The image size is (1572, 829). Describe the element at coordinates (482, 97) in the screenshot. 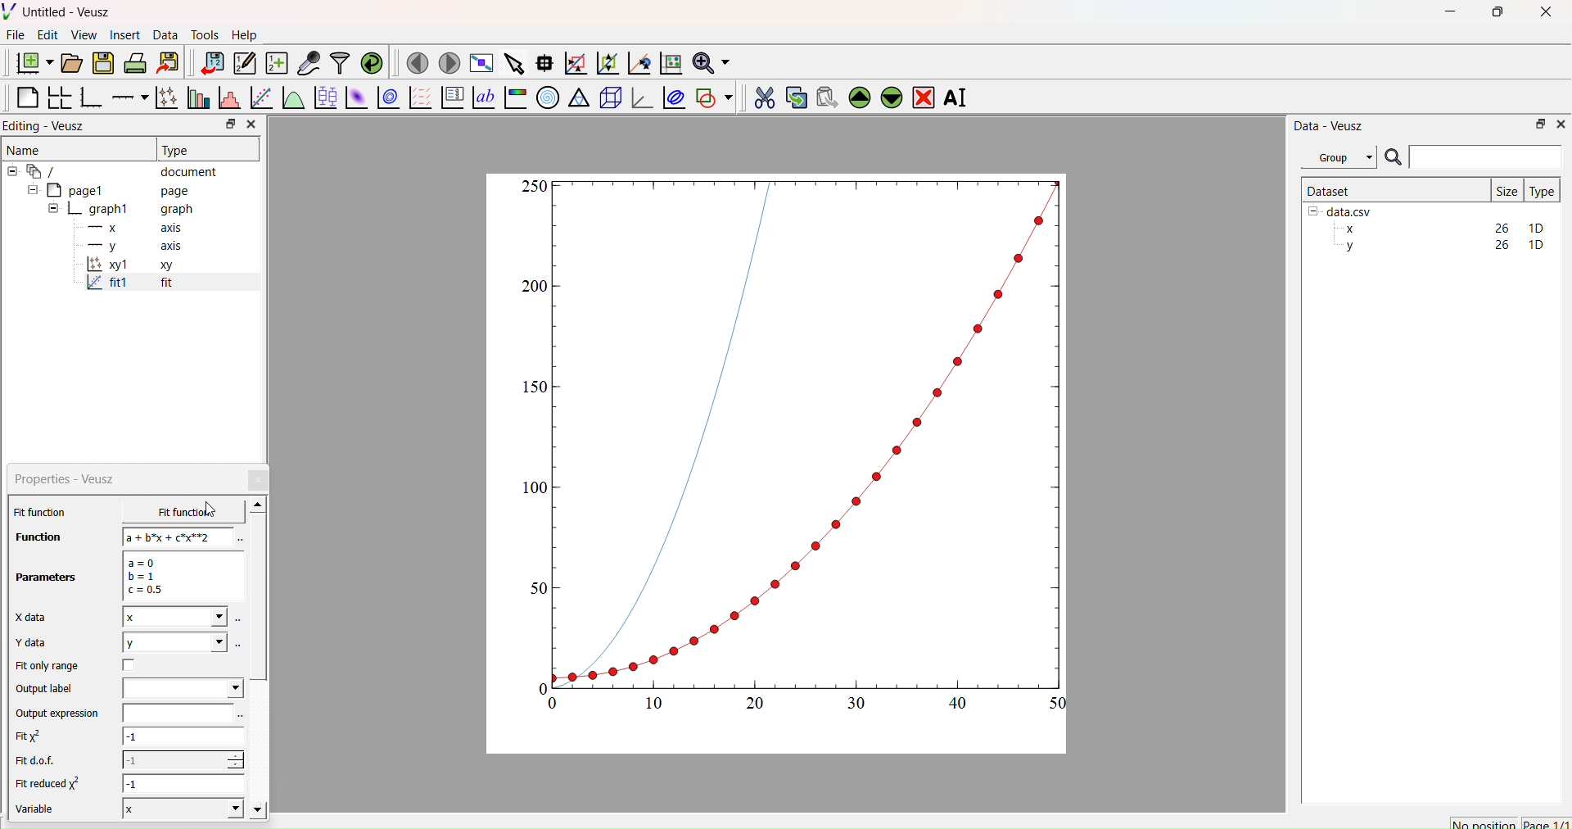

I see `Text label` at that location.